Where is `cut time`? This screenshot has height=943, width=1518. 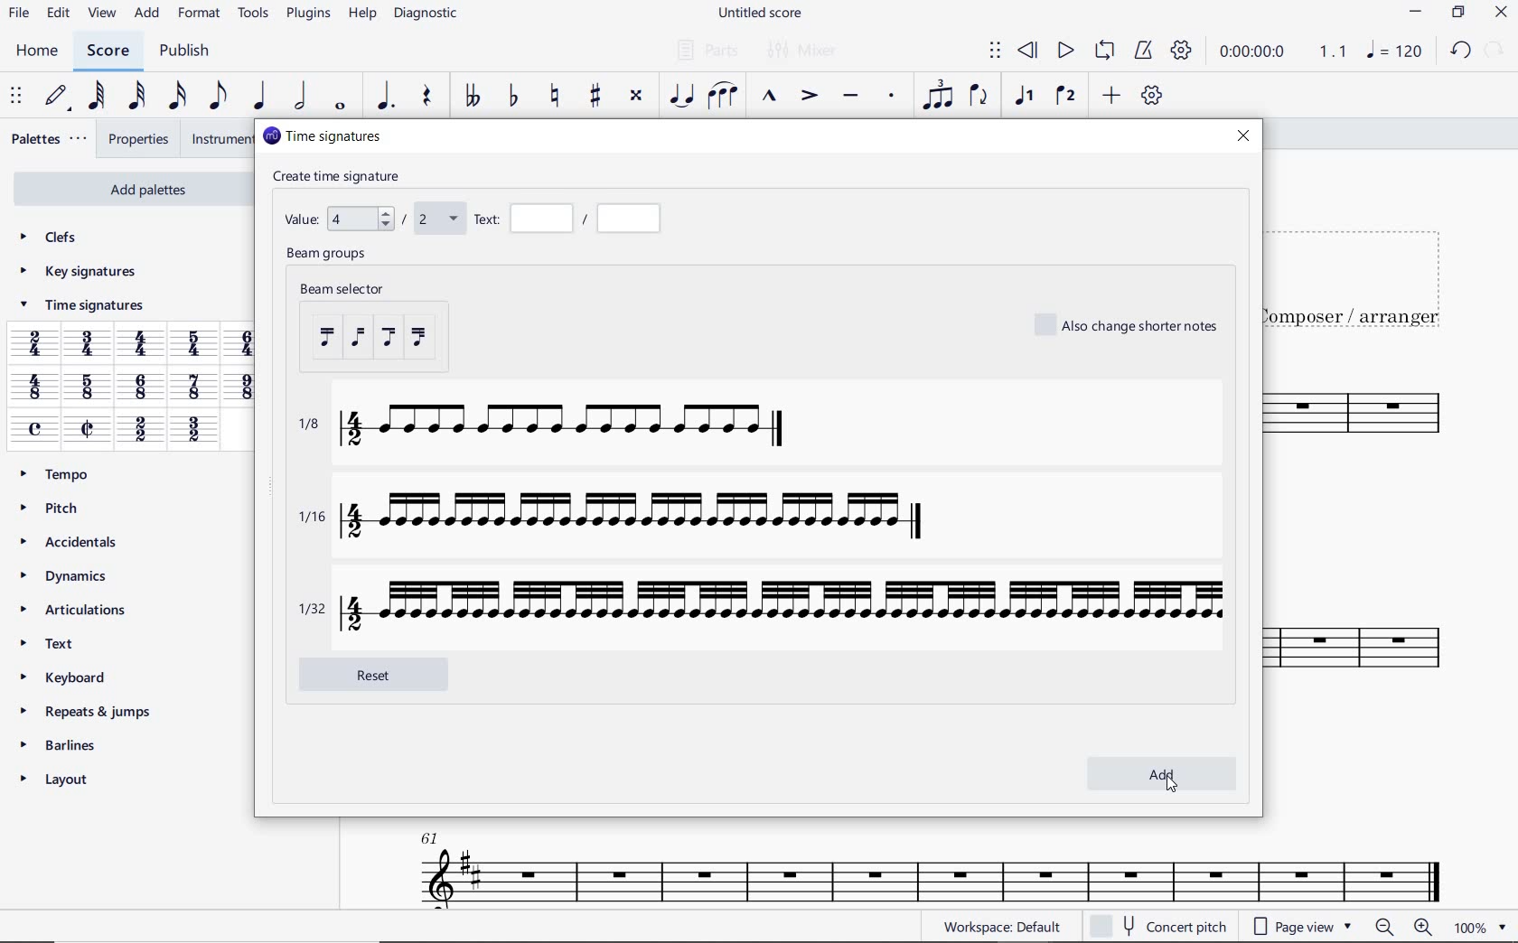 cut time is located at coordinates (87, 428).